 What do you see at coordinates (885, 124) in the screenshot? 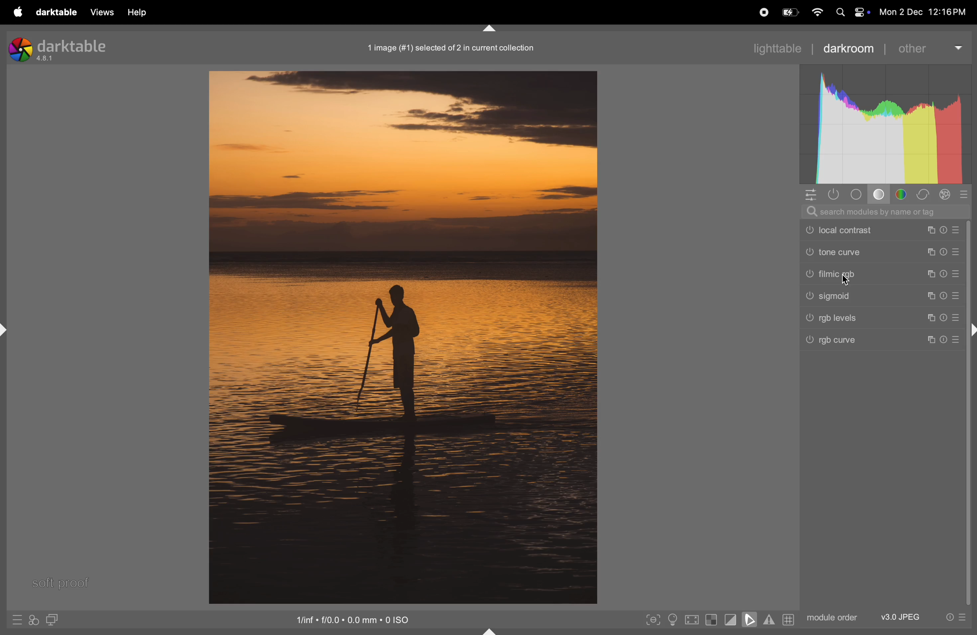
I see `histogram` at bounding box center [885, 124].